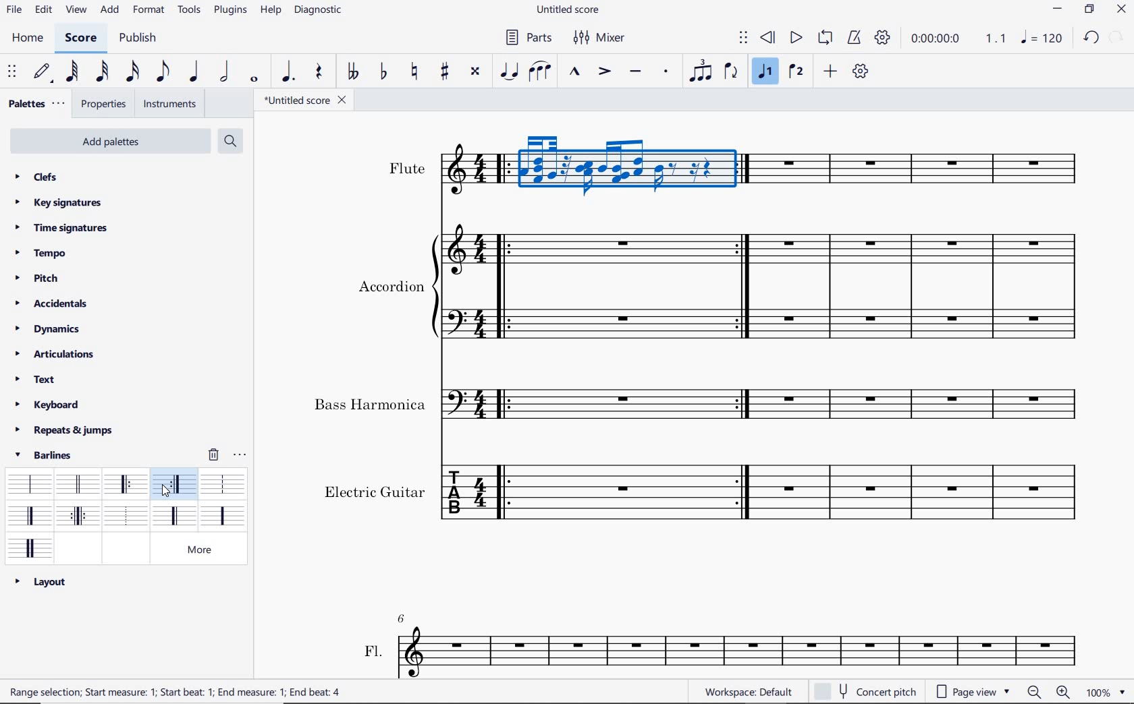 The width and height of the screenshot is (1134, 704). What do you see at coordinates (48, 454) in the screenshot?
I see `barlines` at bounding box center [48, 454].